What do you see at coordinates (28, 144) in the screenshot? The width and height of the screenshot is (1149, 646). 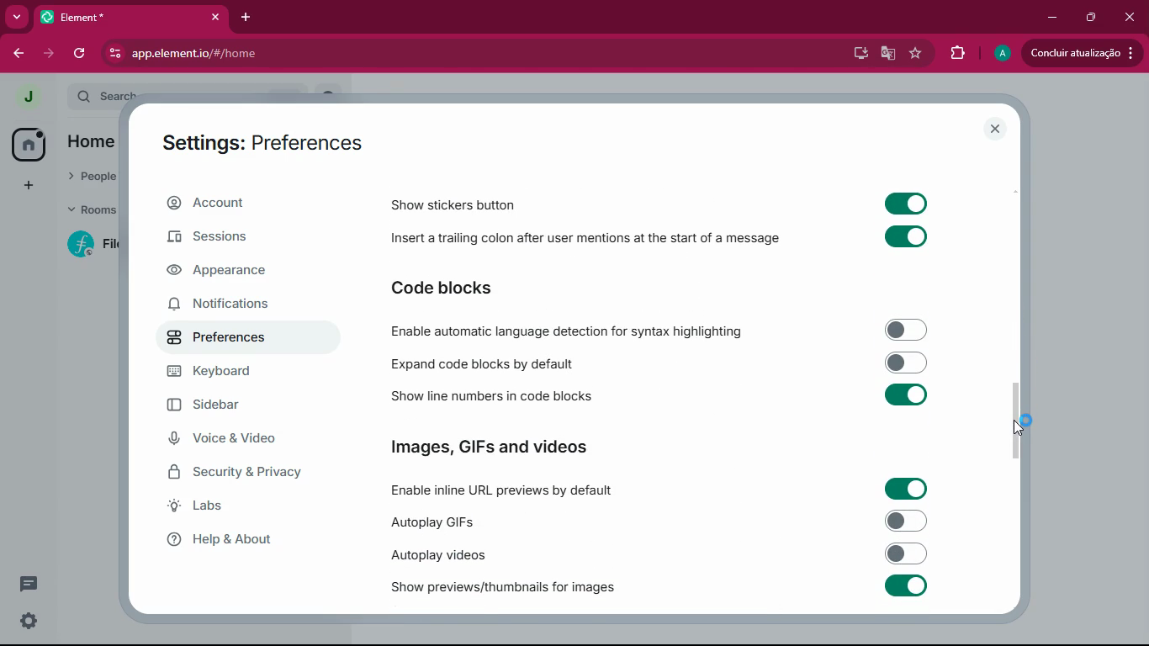 I see `home` at bounding box center [28, 144].